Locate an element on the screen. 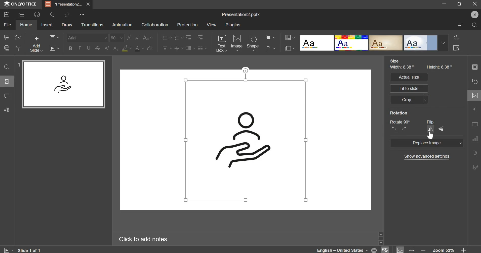  fill color is located at coordinates (126, 48).